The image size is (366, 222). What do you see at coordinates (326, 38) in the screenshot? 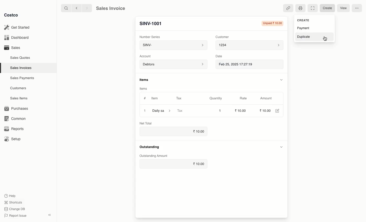
I see `cursor` at bounding box center [326, 38].